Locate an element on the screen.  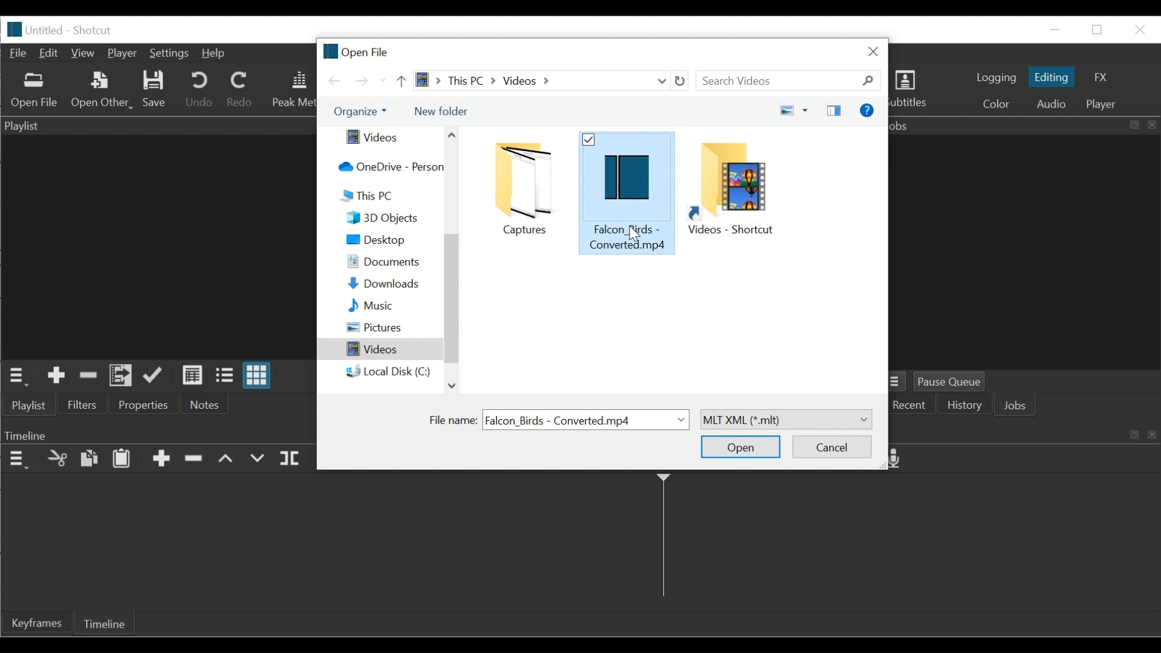
Get help is located at coordinates (866, 110).